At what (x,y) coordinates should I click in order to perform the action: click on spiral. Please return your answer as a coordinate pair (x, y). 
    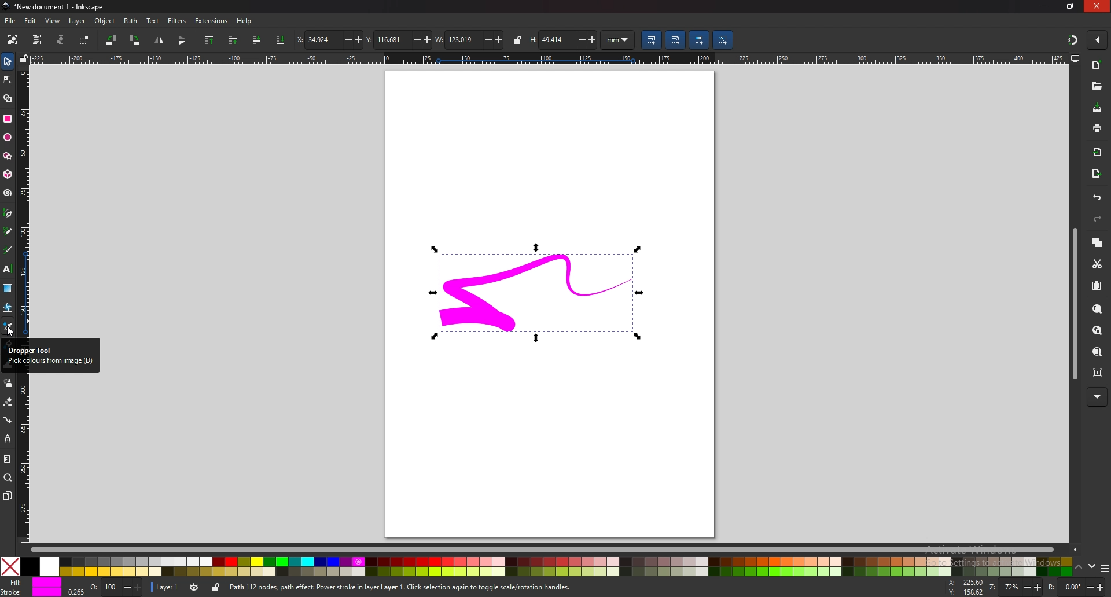
    Looking at the image, I should click on (8, 193).